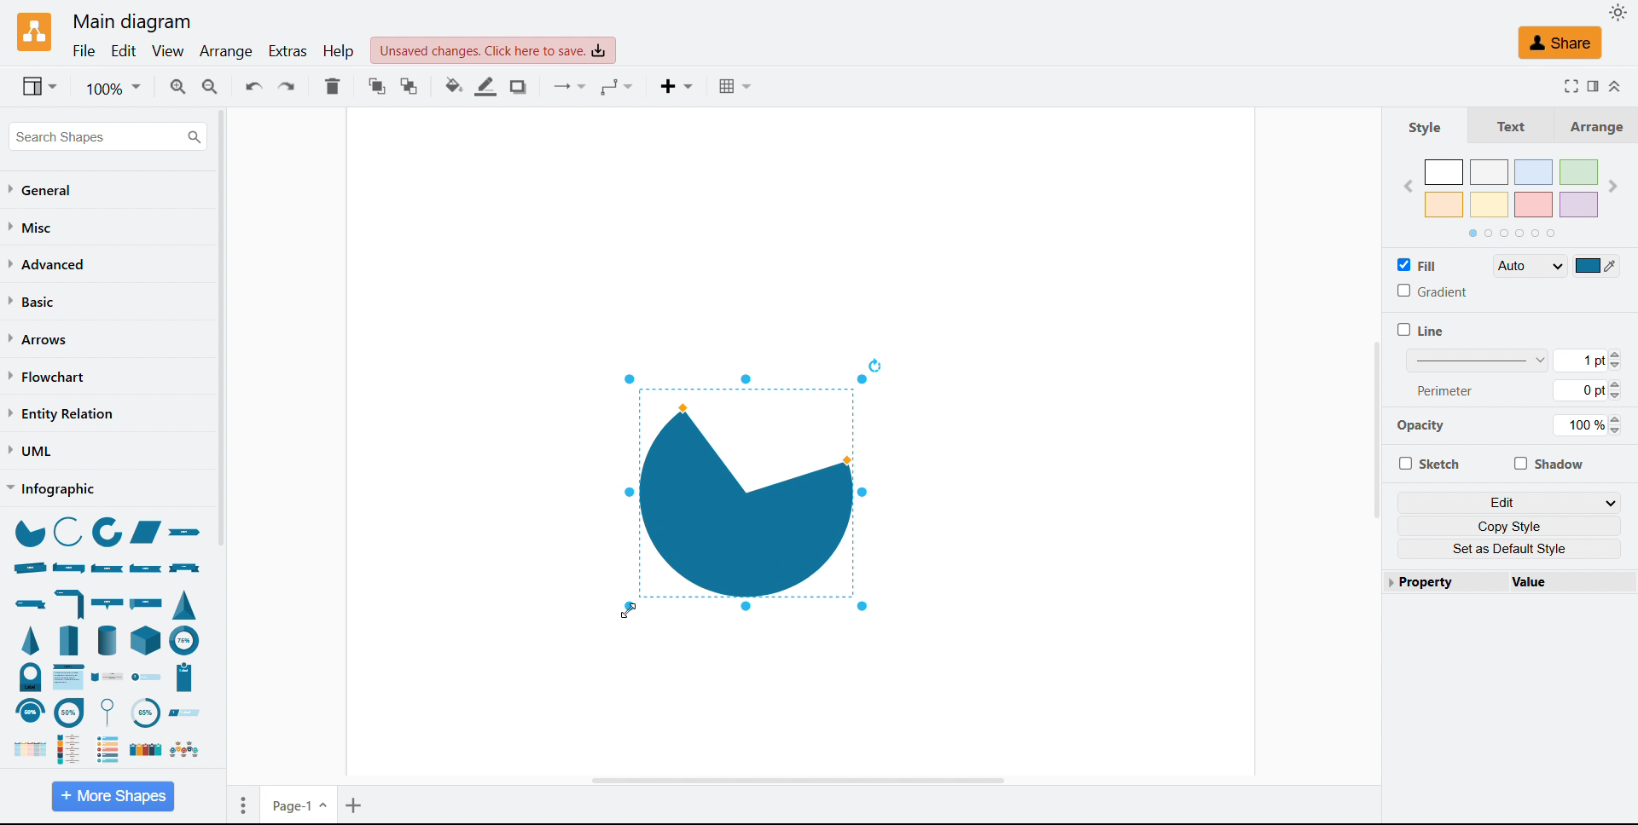 Image resolution: width=1638 pixels, height=825 pixels. I want to click on Zoom in , so click(177, 86).